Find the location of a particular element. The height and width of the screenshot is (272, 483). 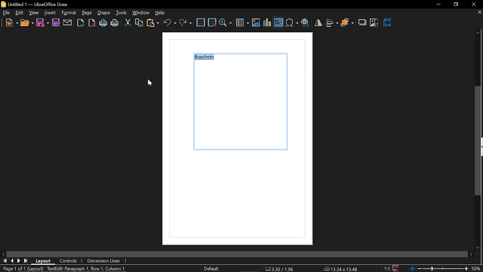

scaling factor (1:1) is located at coordinates (387, 268).